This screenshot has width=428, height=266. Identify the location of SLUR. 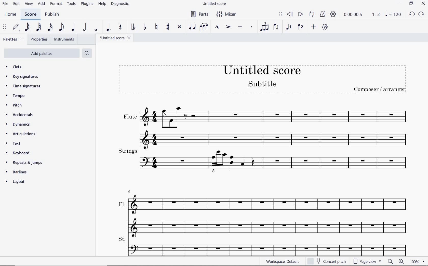
(204, 27).